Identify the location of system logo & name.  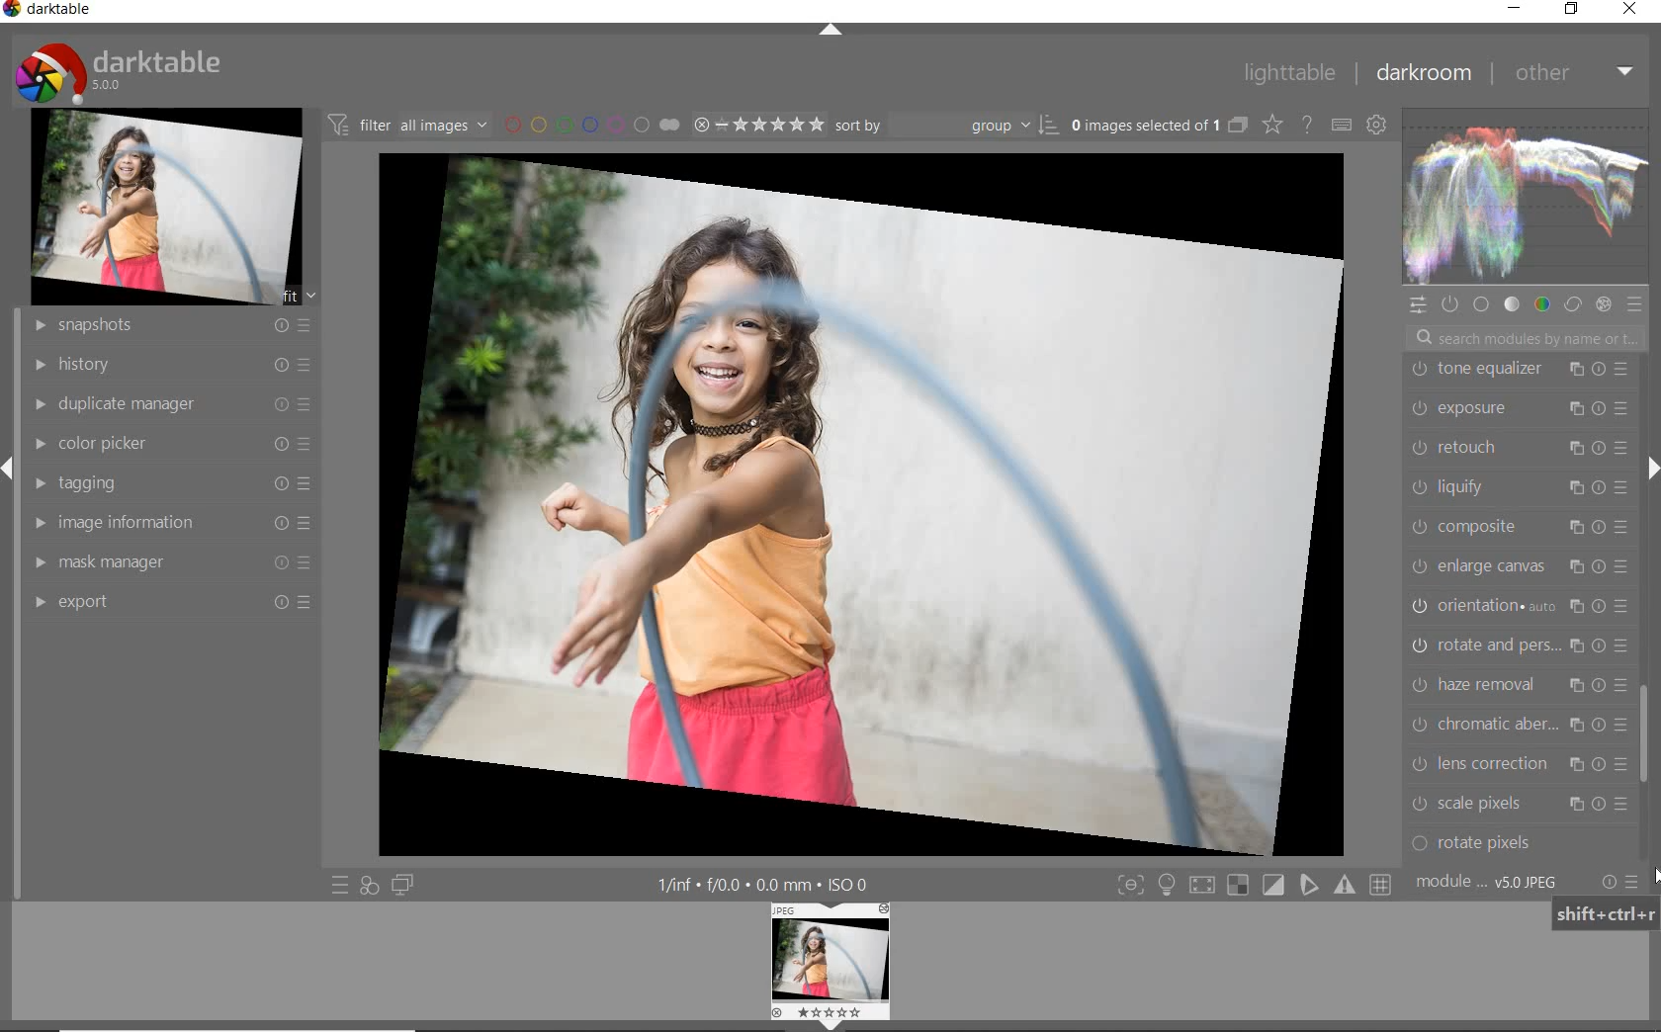
(123, 72).